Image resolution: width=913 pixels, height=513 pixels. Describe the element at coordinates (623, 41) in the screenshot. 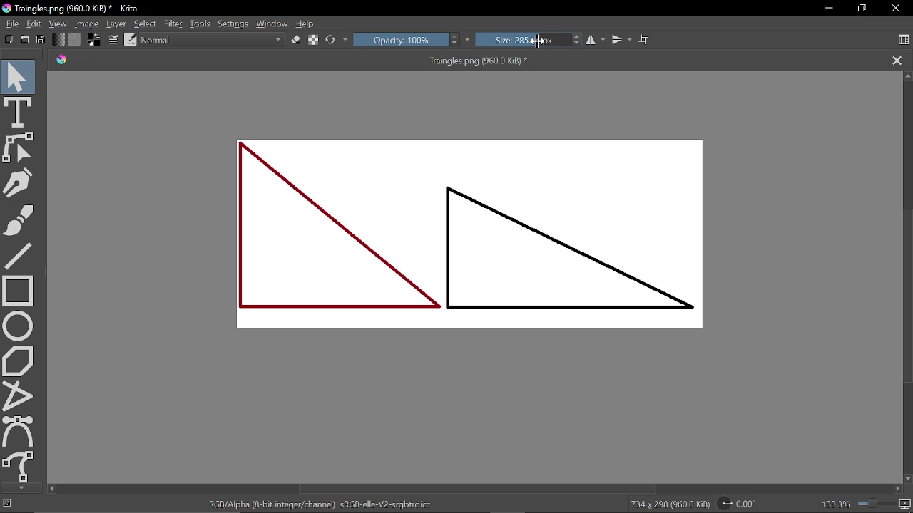

I see `Vertical mirror tool` at that location.